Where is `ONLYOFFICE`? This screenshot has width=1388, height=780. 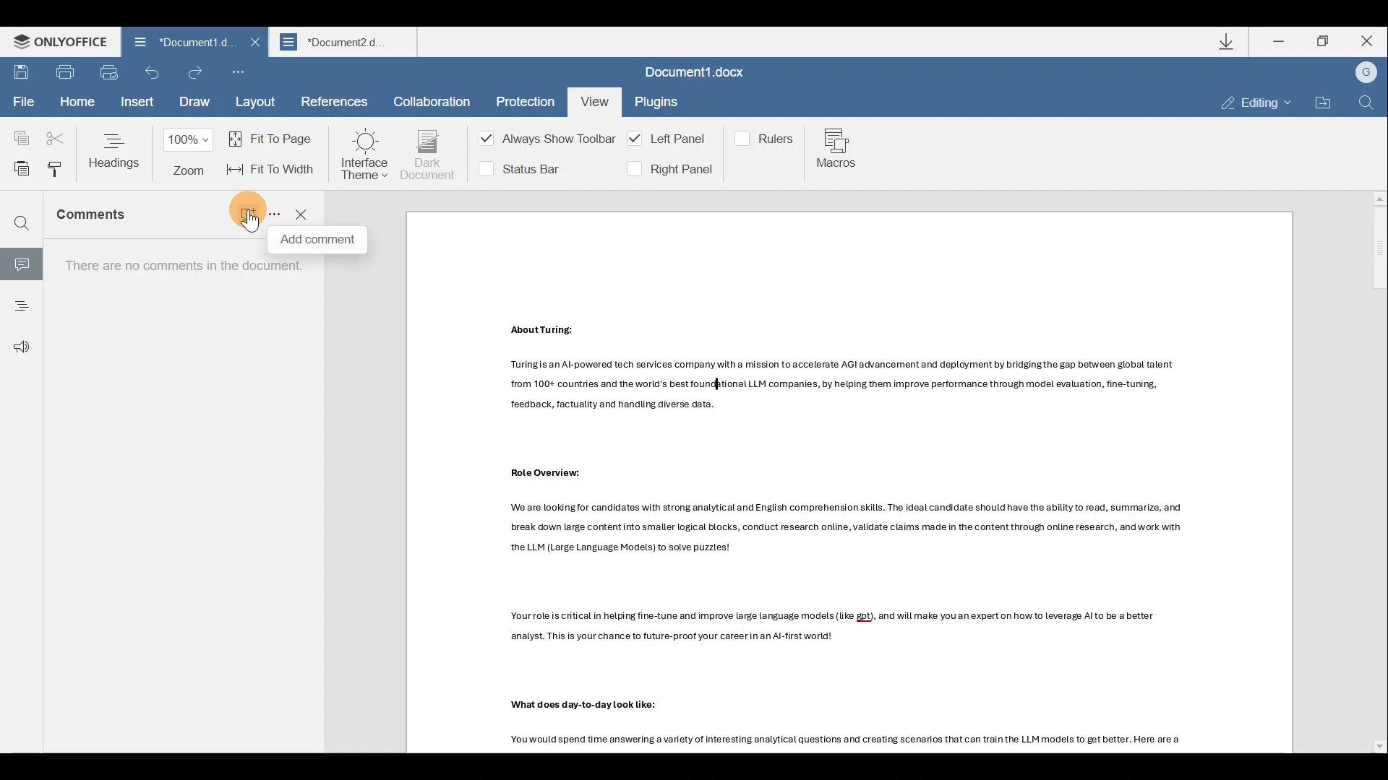
ONLYOFFICE is located at coordinates (56, 43).